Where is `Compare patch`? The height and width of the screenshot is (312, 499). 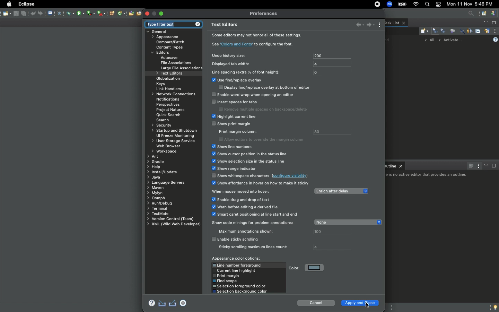
Compare patch is located at coordinates (173, 42).